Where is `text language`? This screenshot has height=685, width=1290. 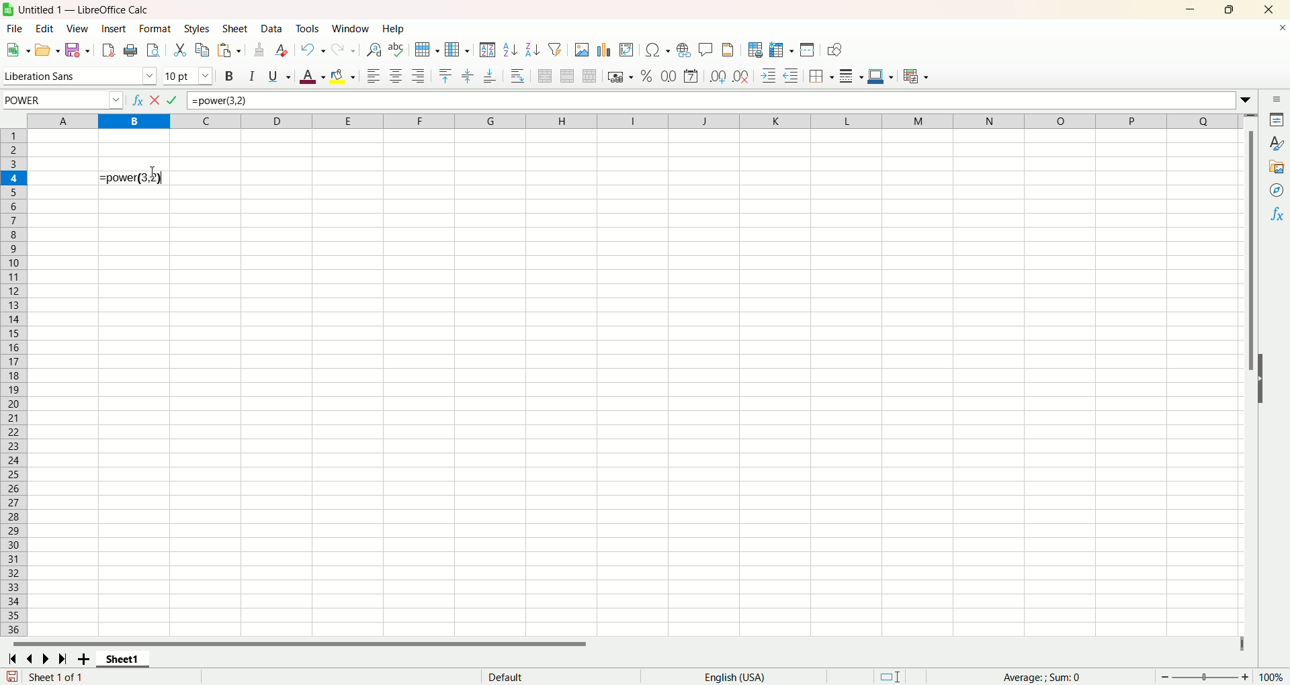 text language is located at coordinates (734, 678).